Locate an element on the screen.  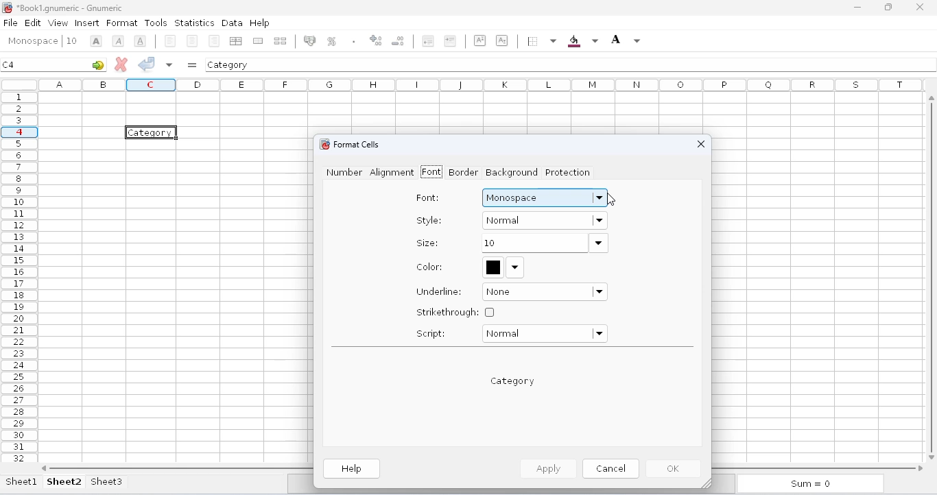
insert is located at coordinates (87, 23).